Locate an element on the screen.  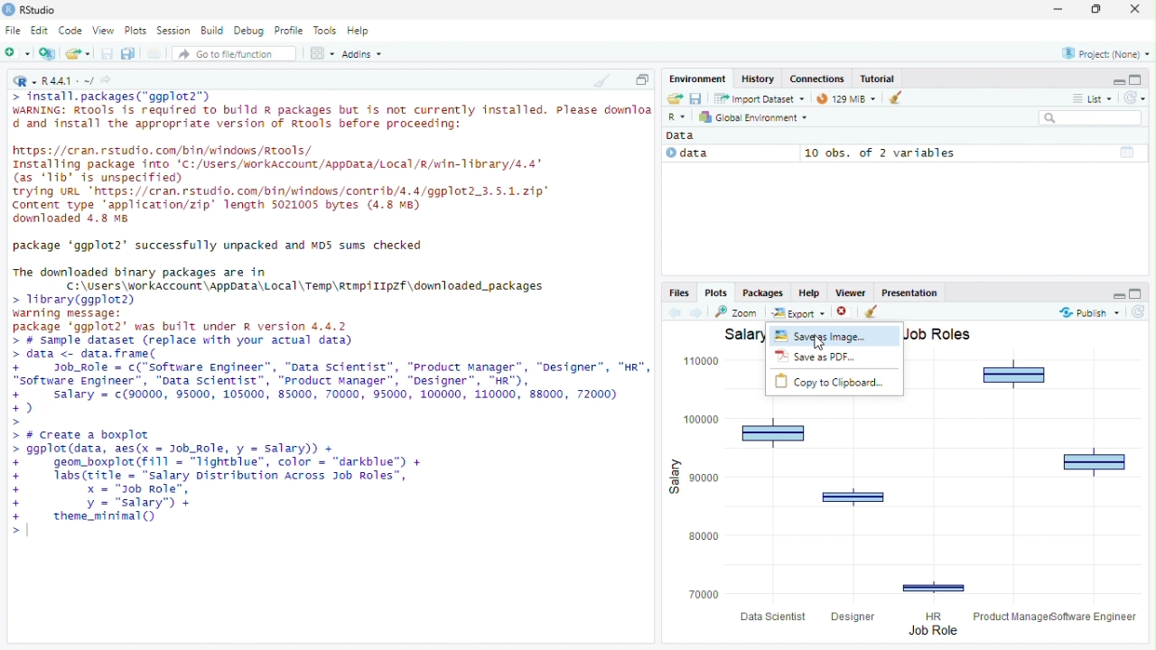
previous topic is located at coordinates (673, 313).